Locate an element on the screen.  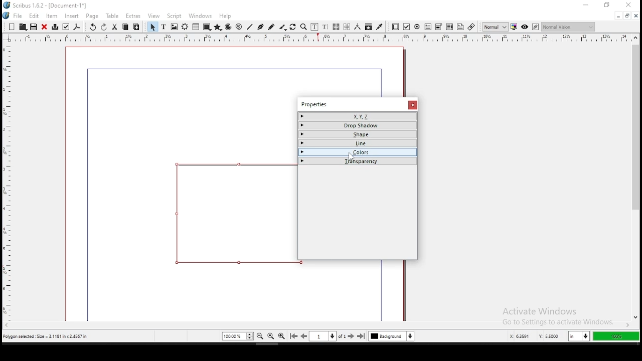
render frame is located at coordinates (185, 27).